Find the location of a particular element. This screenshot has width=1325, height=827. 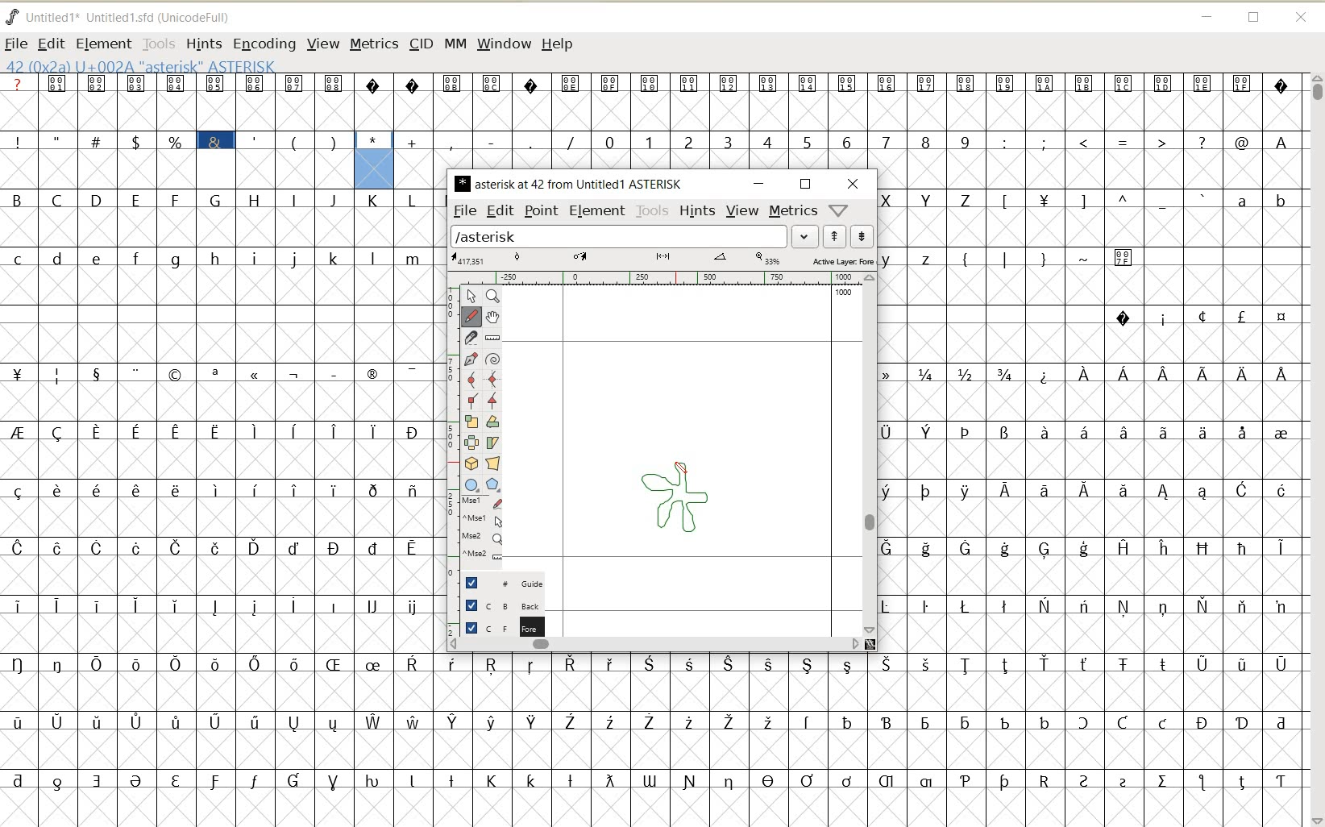

CLOSE is located at coordinates (1300, 17).